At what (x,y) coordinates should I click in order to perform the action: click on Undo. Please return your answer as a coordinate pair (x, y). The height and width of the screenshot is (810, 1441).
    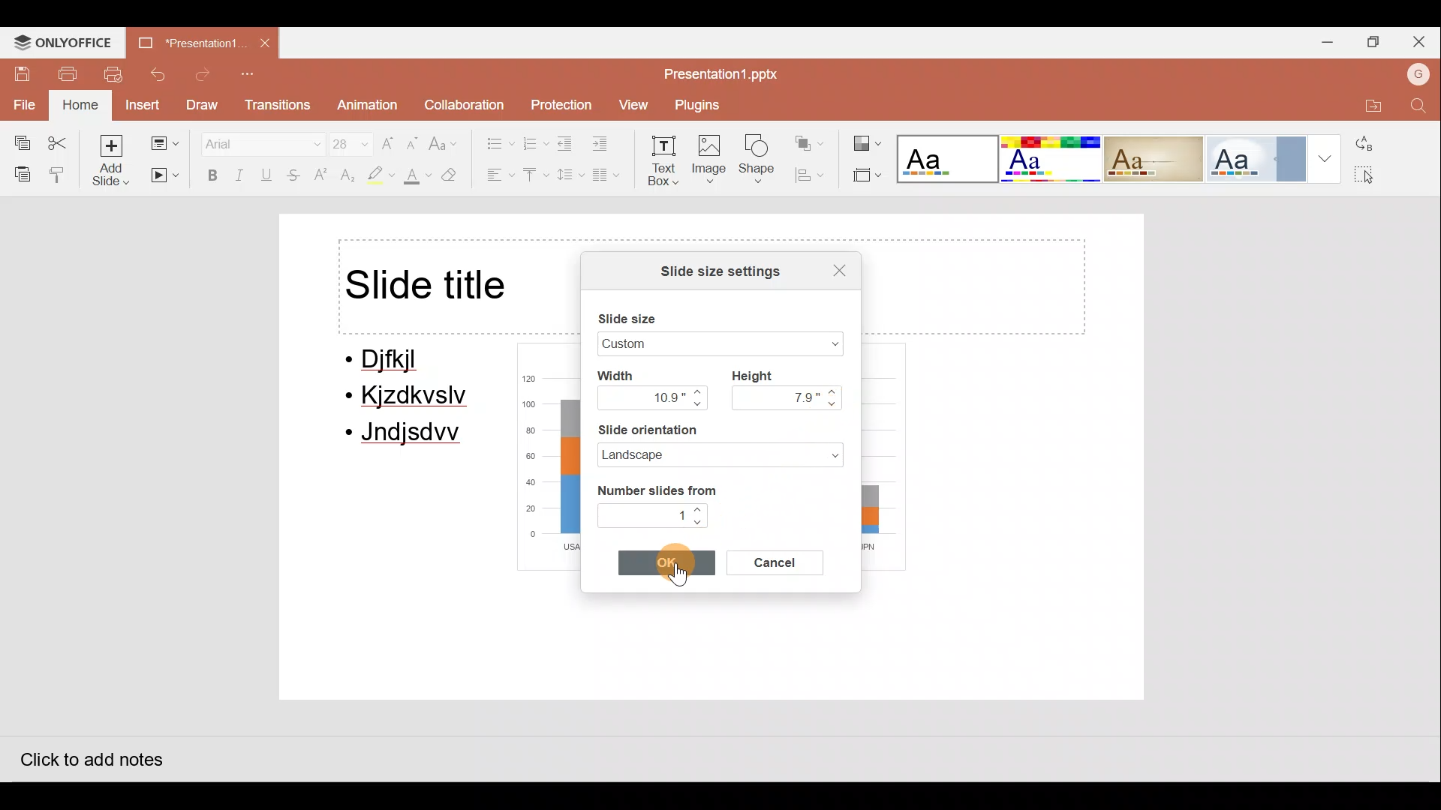
    Looking at the image, I should click on (161, 74).